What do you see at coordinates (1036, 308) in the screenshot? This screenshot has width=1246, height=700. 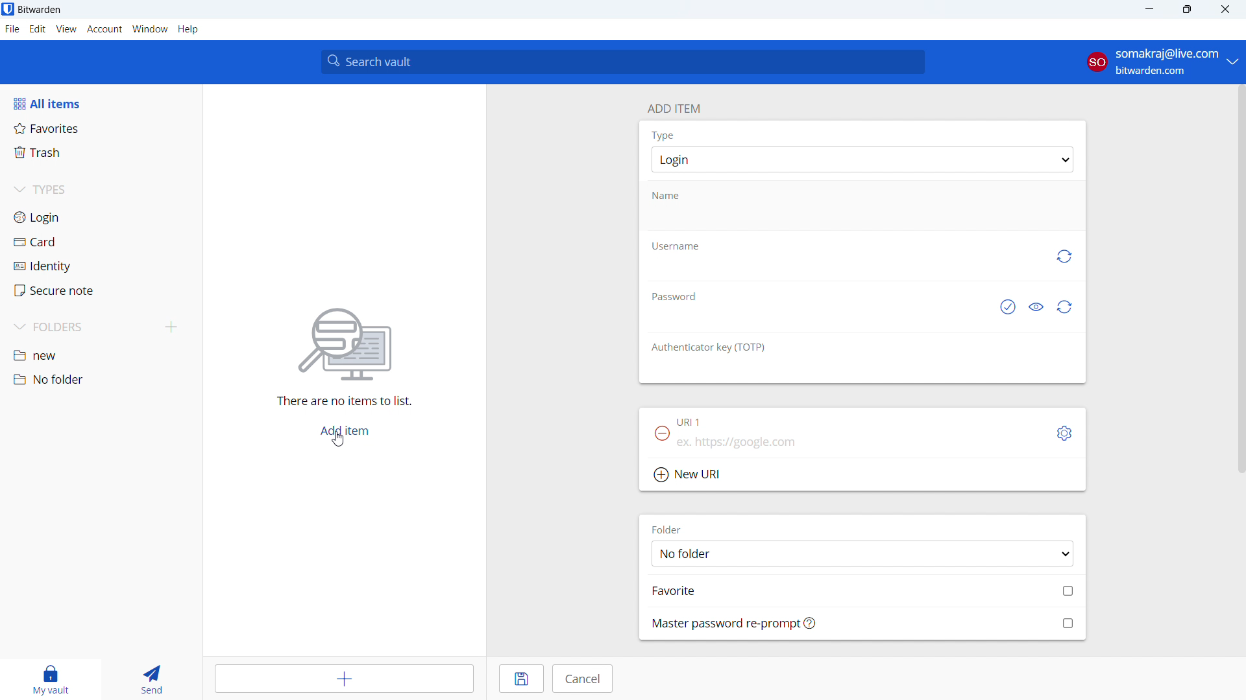 I see `toggle visibility` at bounding box center [1036, 308].